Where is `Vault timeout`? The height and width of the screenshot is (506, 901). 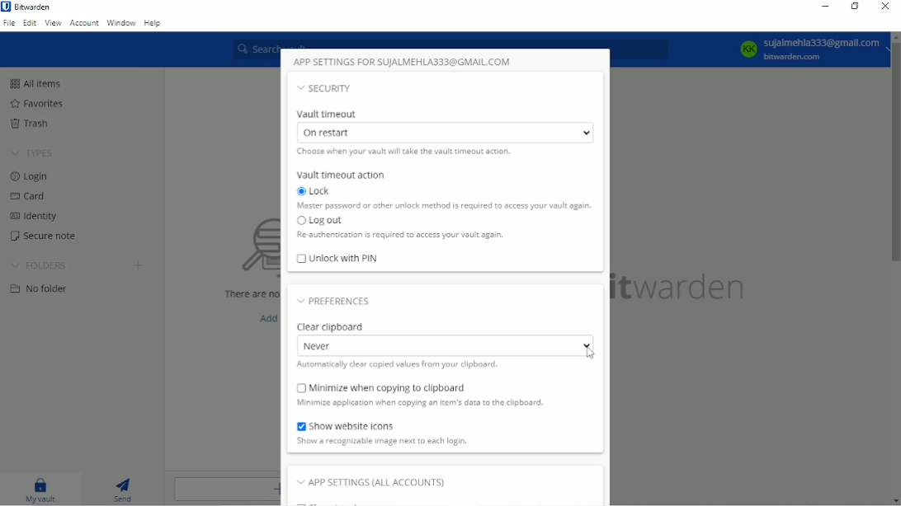
Vault timeout is located at coordinates (333, 114).